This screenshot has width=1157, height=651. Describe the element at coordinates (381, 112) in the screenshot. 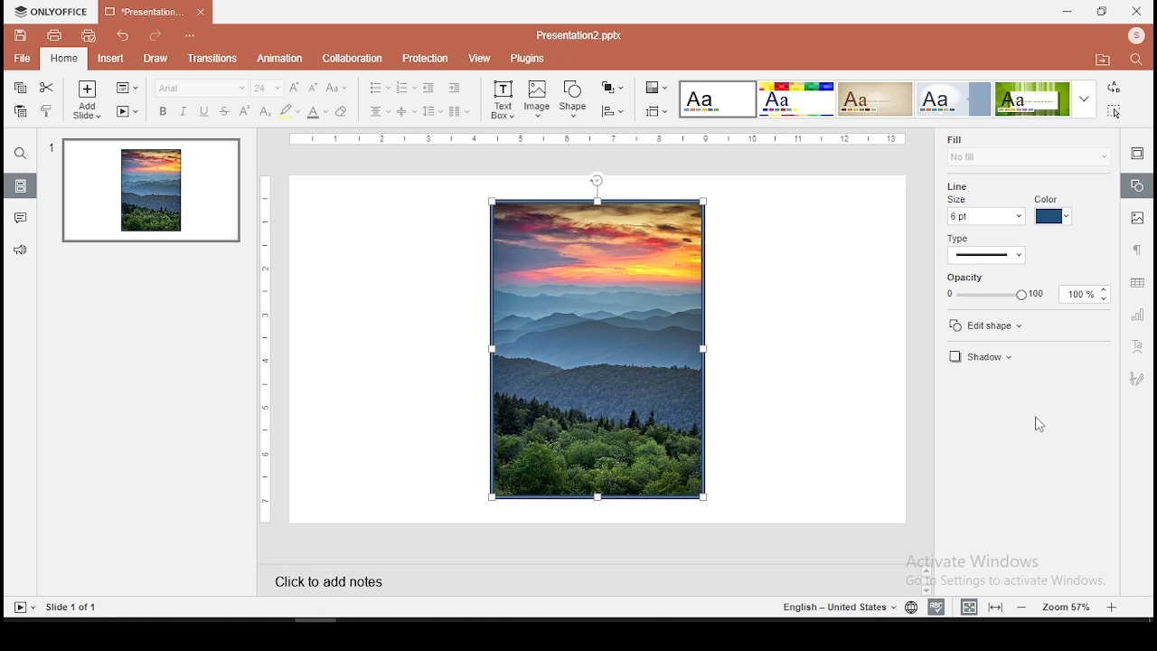

I see `horizontal align` at that location.